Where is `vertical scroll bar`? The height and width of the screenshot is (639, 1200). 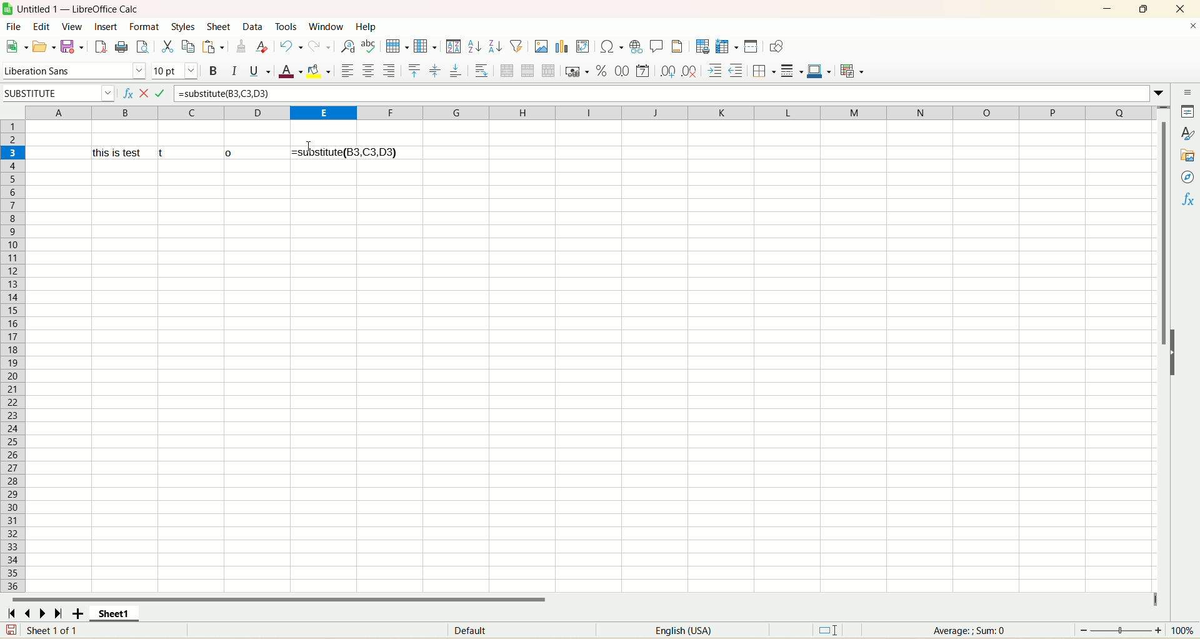
vertical scroll bar is located at coordinates (1161, 365).